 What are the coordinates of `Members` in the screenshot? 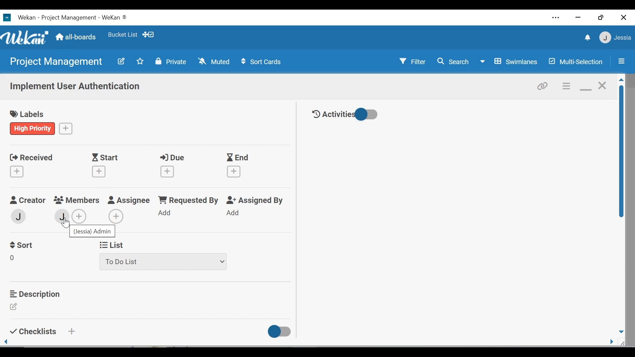 It's located at (77, 200).